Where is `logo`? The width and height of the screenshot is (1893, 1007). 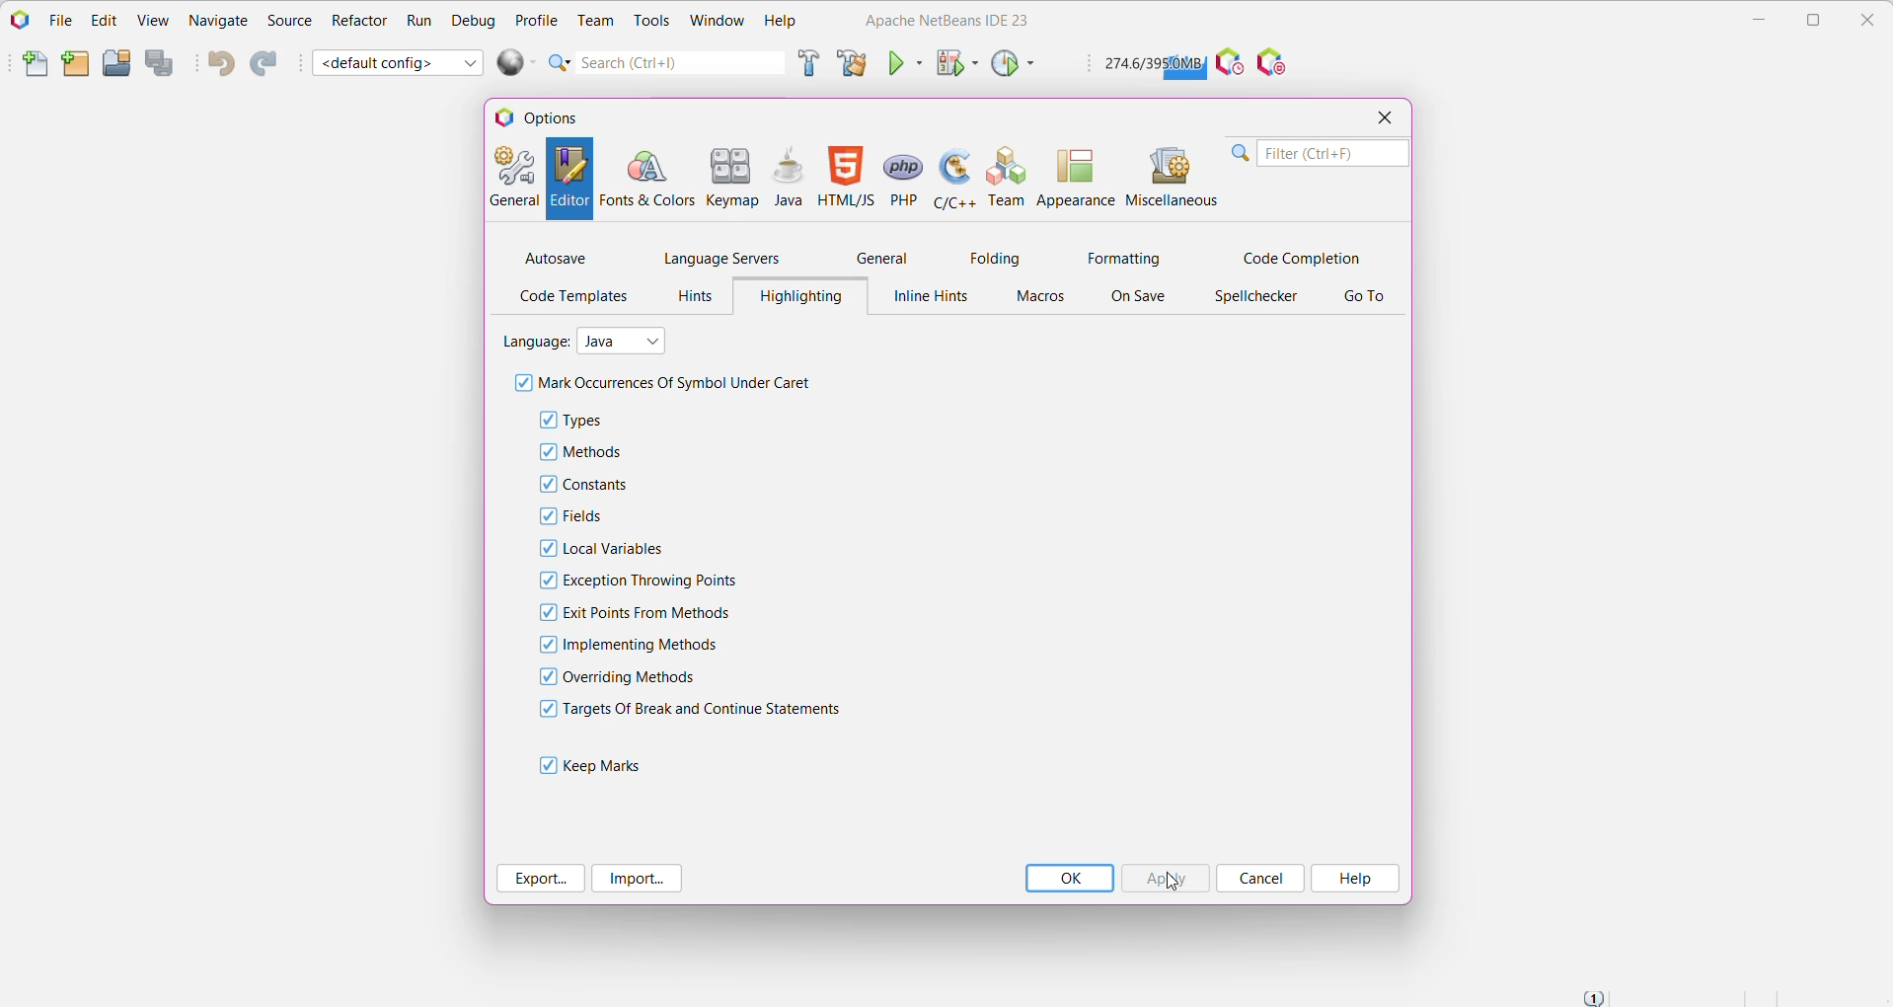
logo is located at coordinates (504, 116).